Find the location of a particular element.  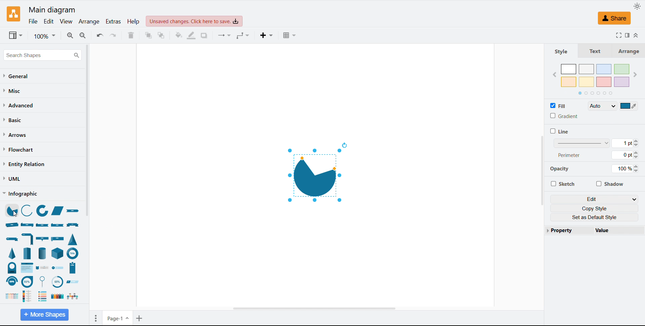

angled entry is located at coordinates (75, 282).